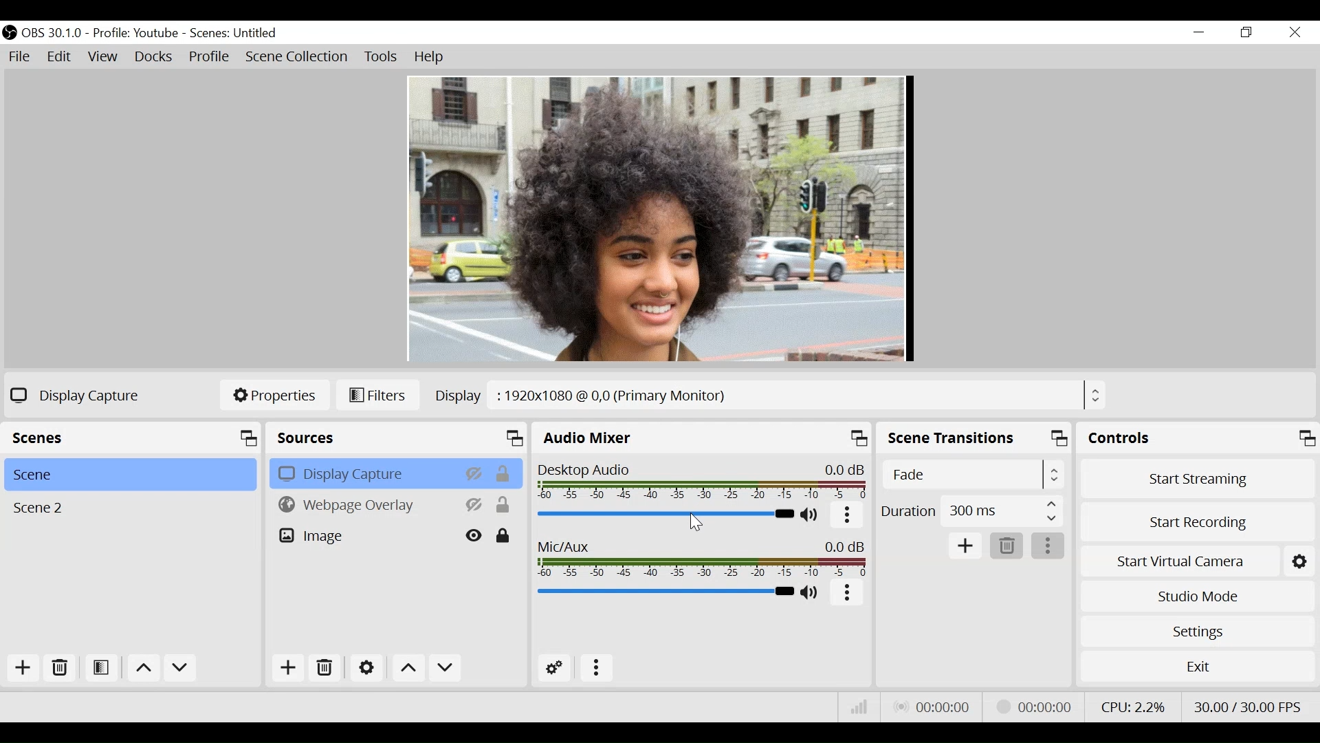 Image resolution: width=1320 pixels, height=743 pixels. What do you see at coordinates (364, 537) in the screenshot?
I see `Image Source` at bounding box center [364, 537].